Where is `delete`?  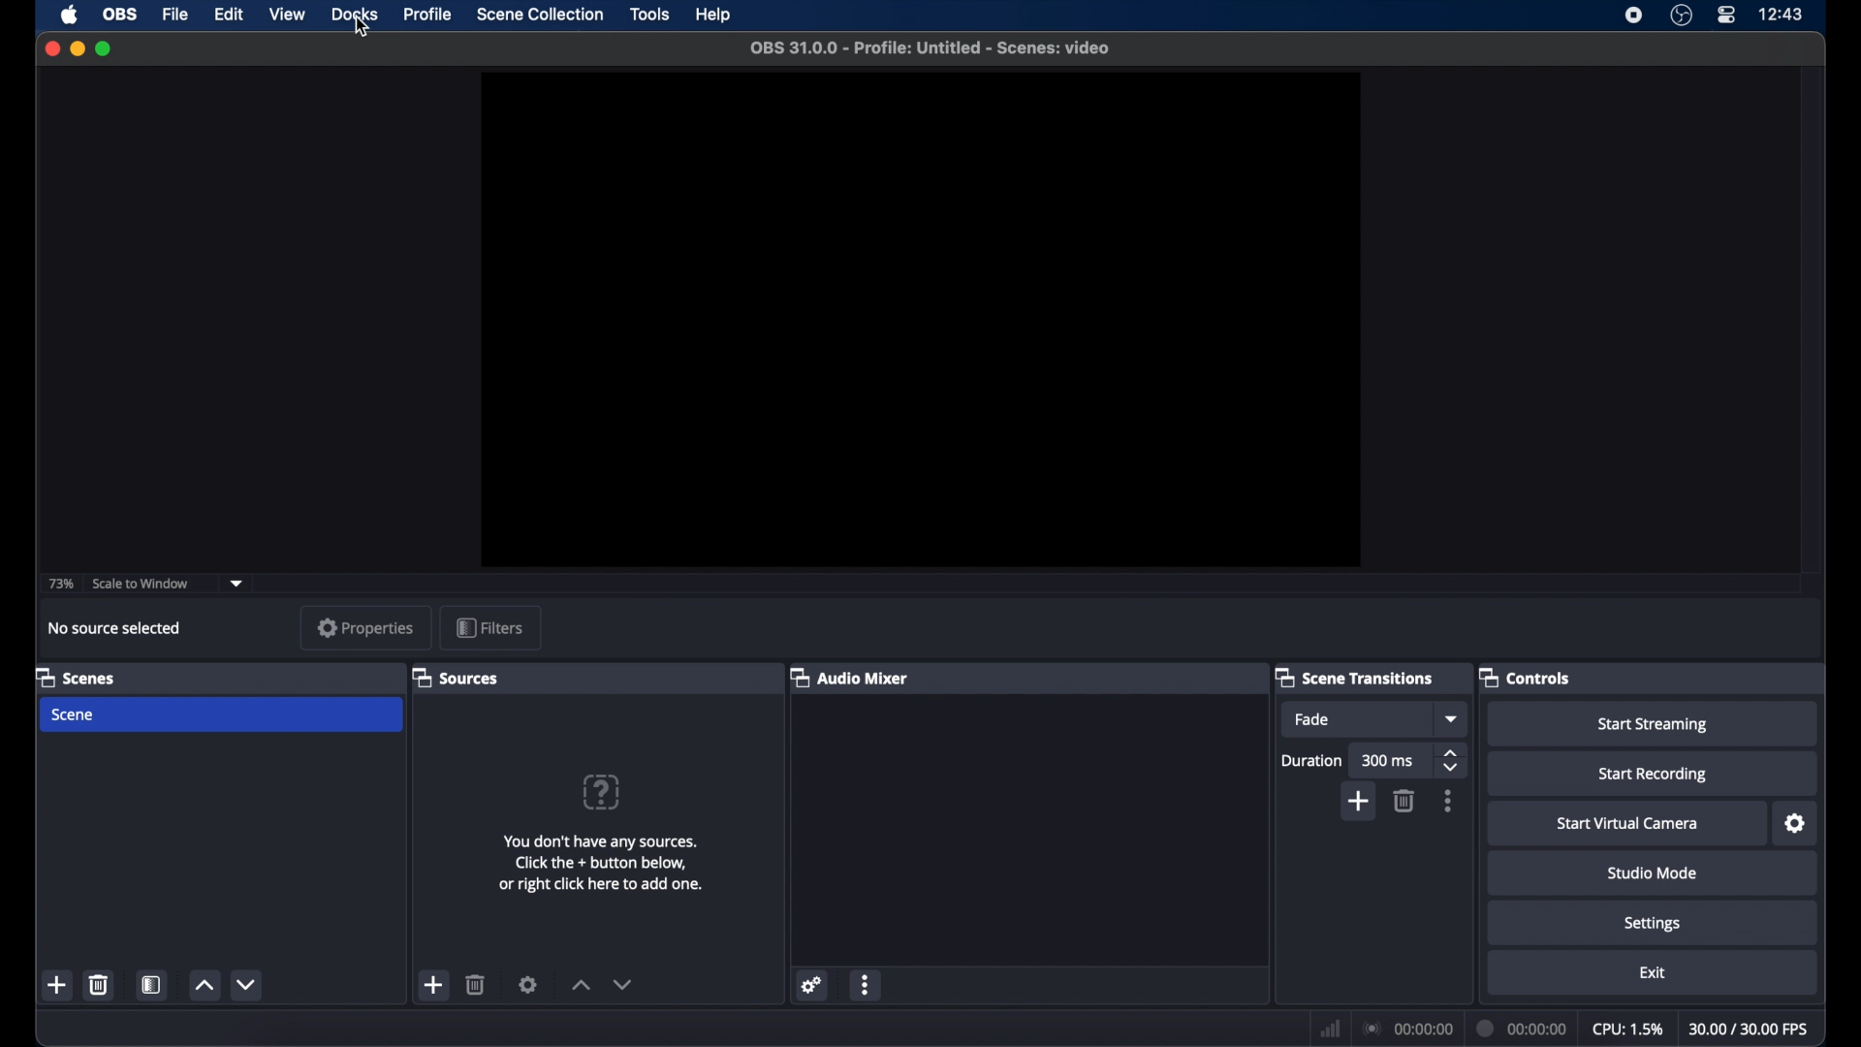
delete is located at coordinates (100, 985).